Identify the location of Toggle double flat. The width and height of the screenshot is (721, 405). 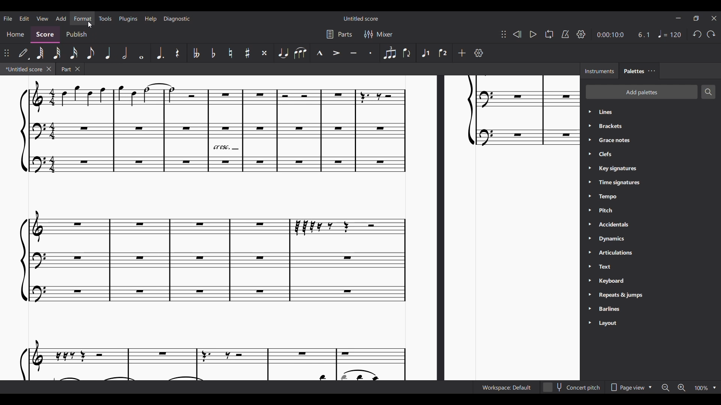
(196, 53).